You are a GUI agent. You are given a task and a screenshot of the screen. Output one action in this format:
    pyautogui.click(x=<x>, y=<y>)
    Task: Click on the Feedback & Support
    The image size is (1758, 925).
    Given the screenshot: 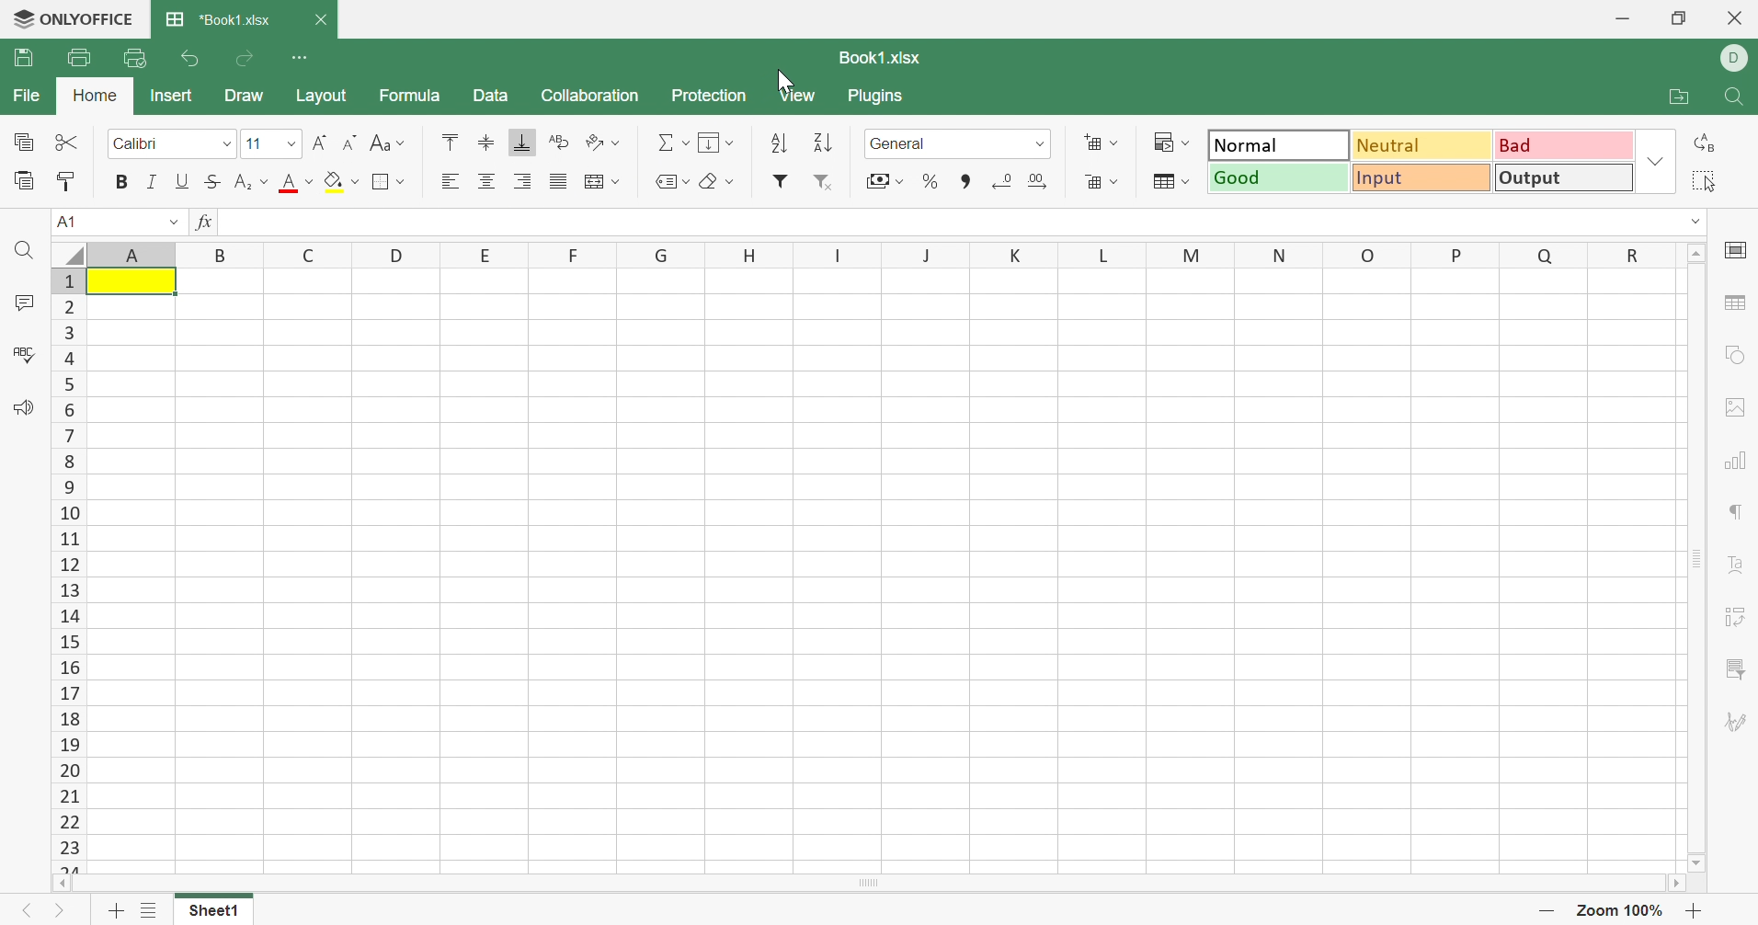 What is the action you would take?
    pyautogui.click(x=26, y=405)
    